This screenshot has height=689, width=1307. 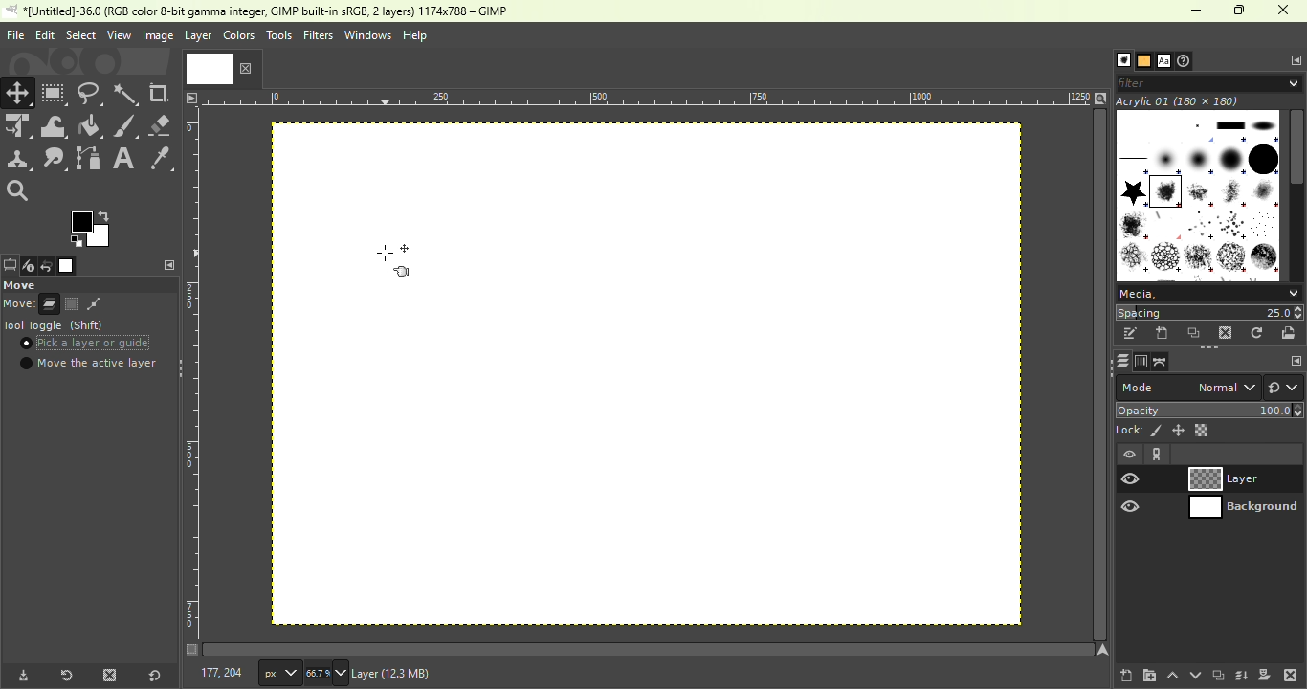 I want to click on Opacity, so click(x=1211, y=410).